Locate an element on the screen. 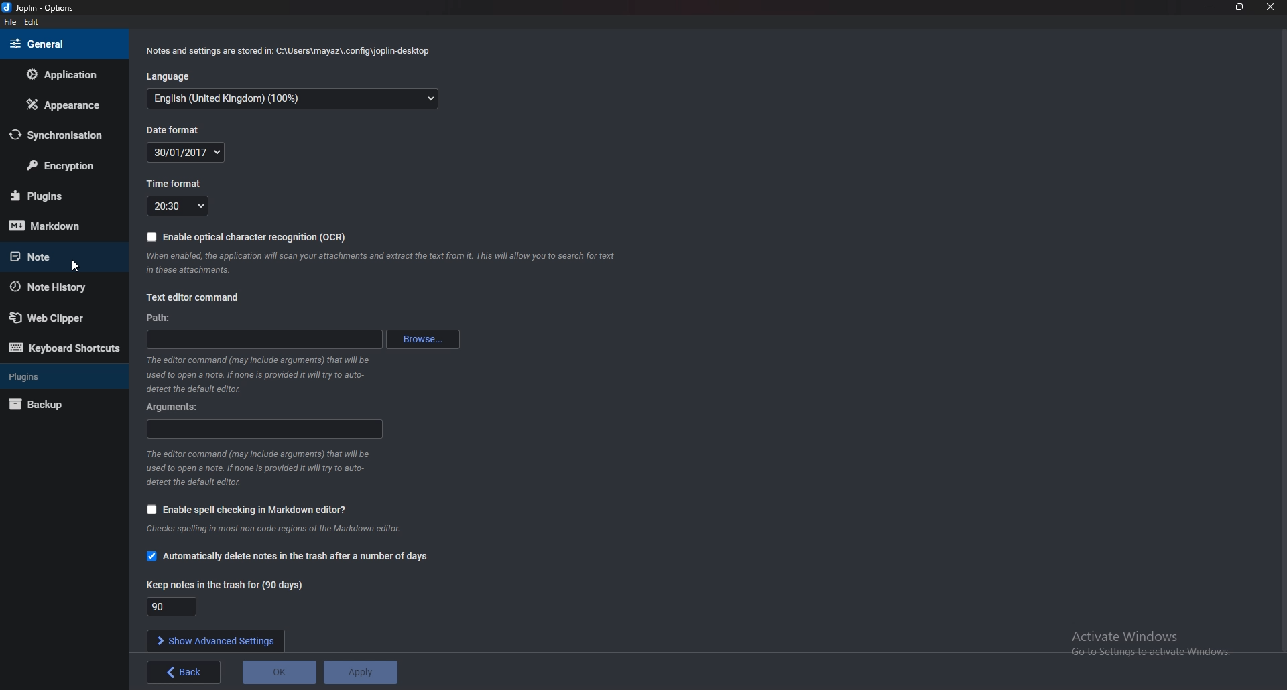 The height and width of the screenshot is (690, 1287). path is located at coordinates (263, 339).